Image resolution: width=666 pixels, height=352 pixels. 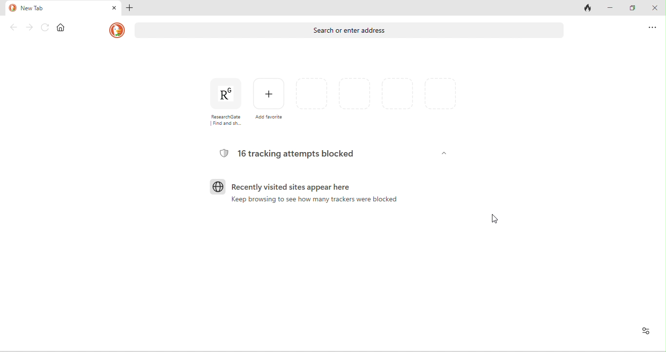 I want to click on maximize, so click(x=635, y=9).